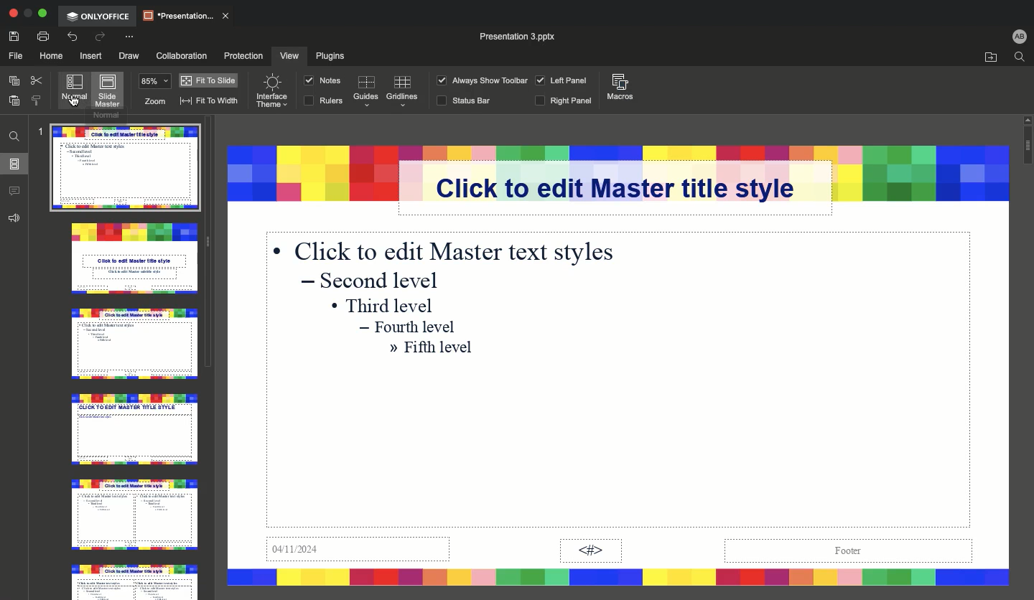 This screenshot has width=1034, height=600. What do you see at coordinates (590, 551) in the screenshot?
I see `<#>` at bounding box center [590, 551].